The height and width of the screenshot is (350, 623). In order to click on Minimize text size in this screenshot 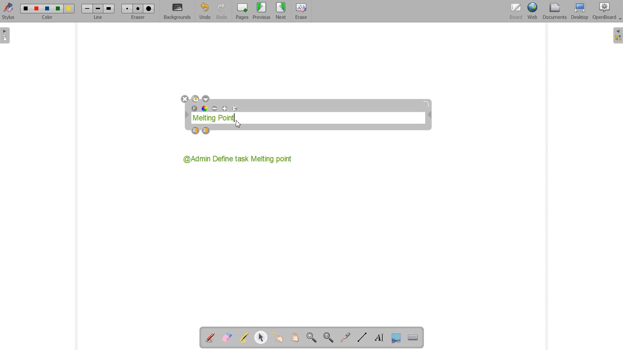, I will do `click(215, 109)`.